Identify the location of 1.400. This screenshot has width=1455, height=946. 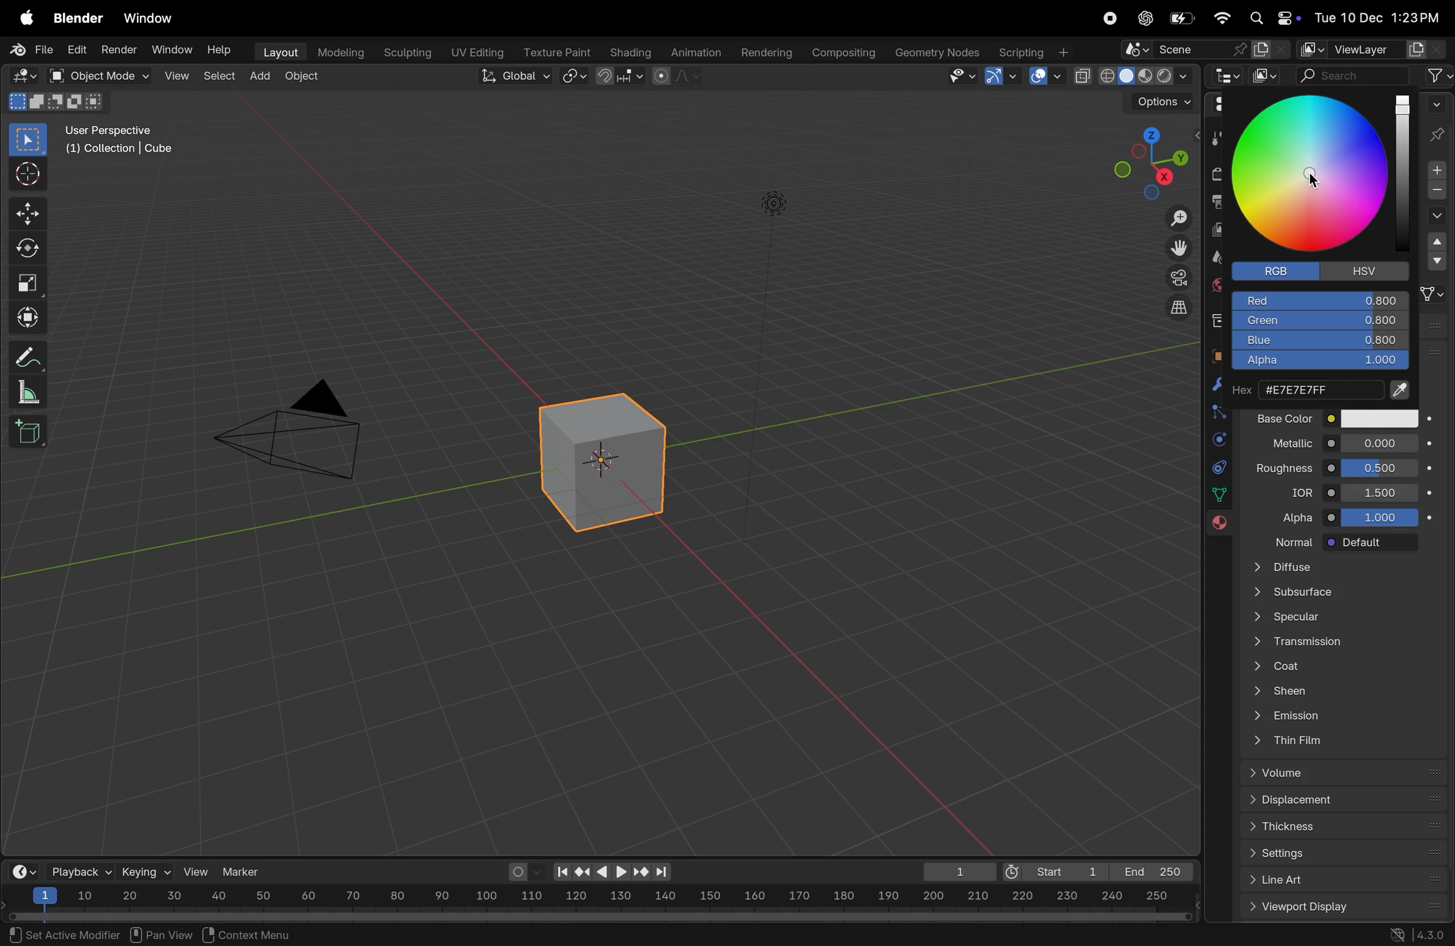
(1383, 491).